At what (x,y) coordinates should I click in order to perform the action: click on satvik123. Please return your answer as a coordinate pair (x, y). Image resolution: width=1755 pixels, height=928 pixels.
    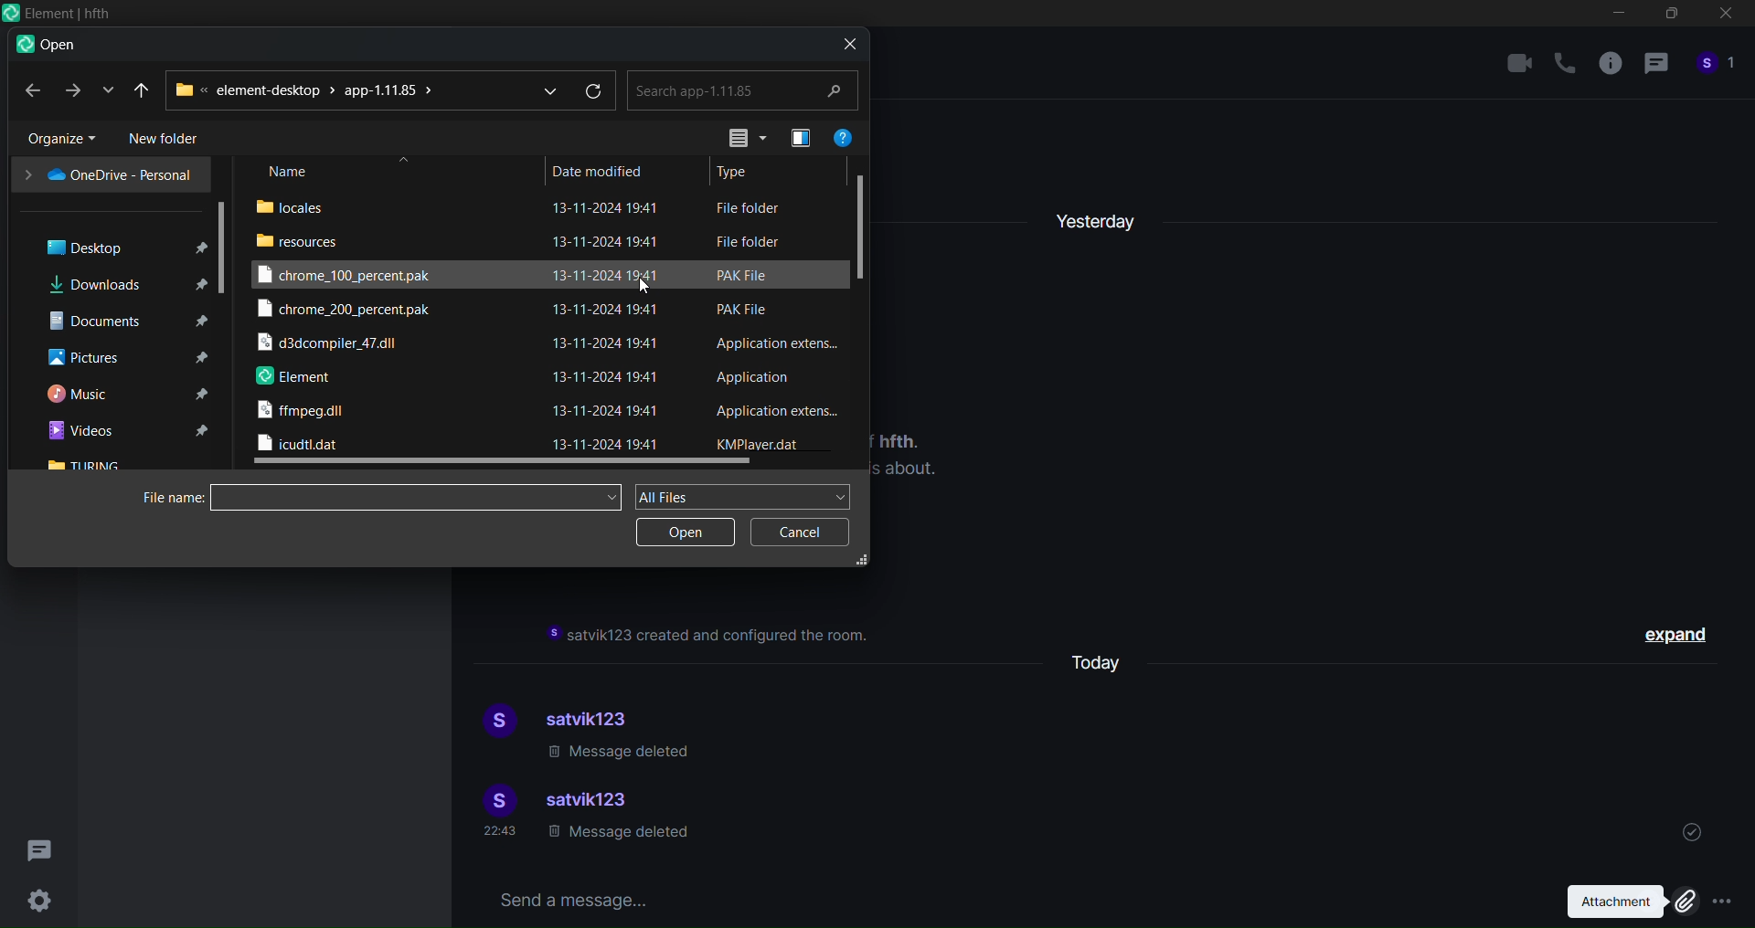
    Looking at the image, I should click on (597, 716).